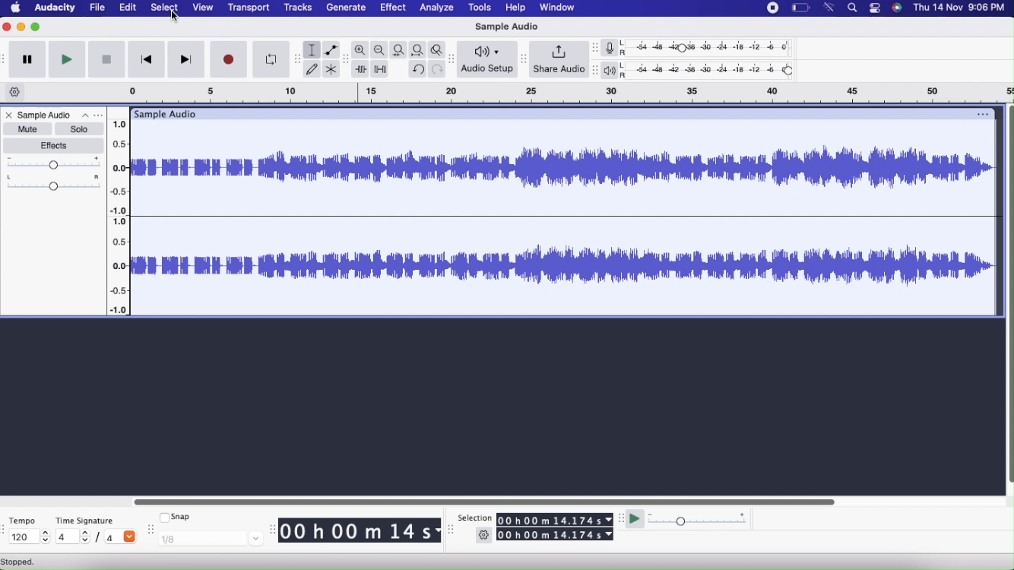 The width and height of the screenshot is (1014, 570). Describe the element at coordinates (802, 8) in the screenshot. I see `Battery level` at that location.